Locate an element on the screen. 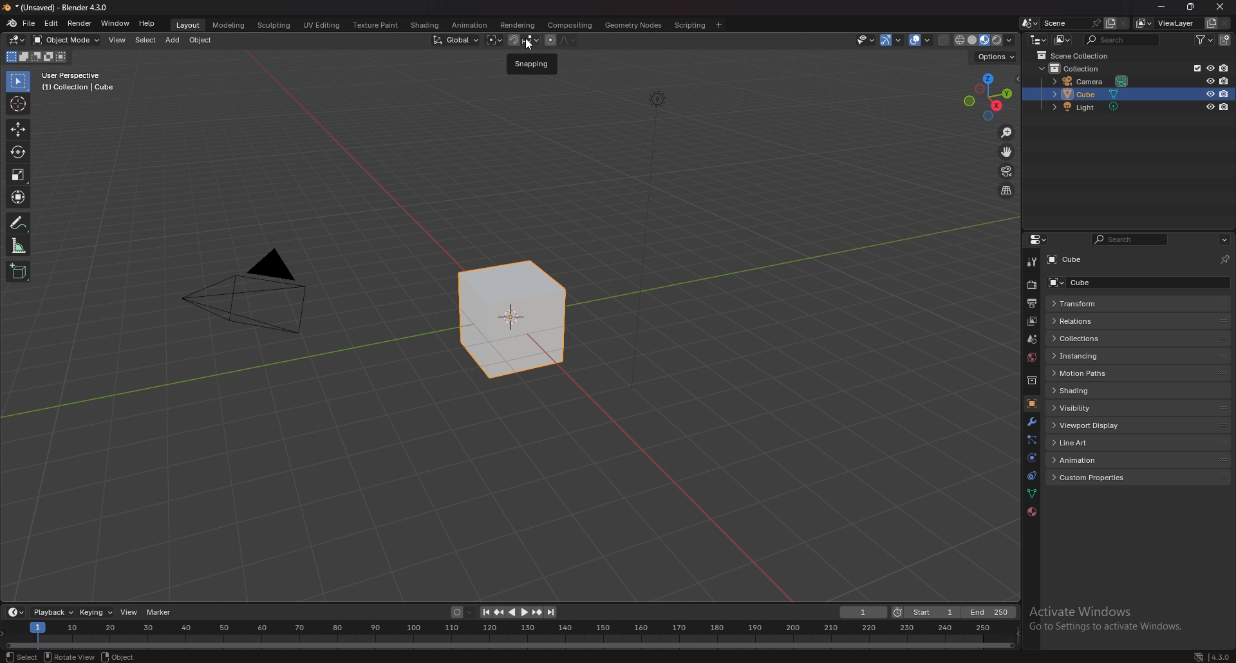 This screenshot has width=1236, height=663. hide in viewport is located at coordinates (1210, 68).